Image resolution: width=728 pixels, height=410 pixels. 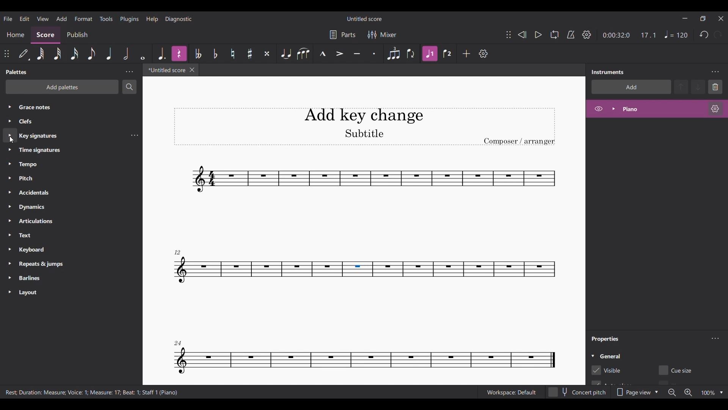 I want to click on Expand/Collapse Piano, so click(x=613, y=109).